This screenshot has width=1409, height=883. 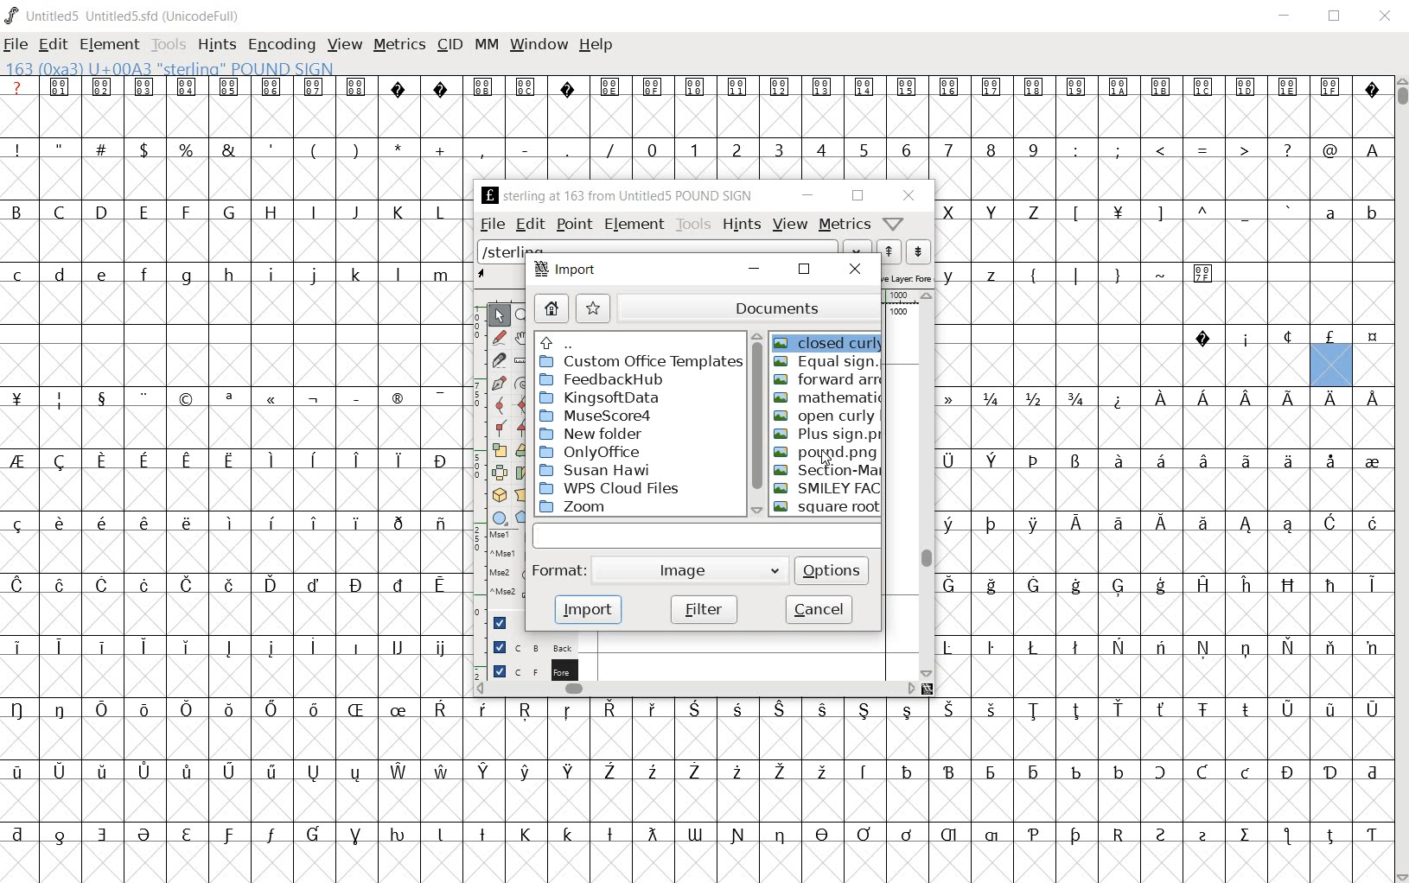 What do you see at coordinates (1076, 649) in the screenshot?
I see `Symbol` at bounding box center [1076, 649].